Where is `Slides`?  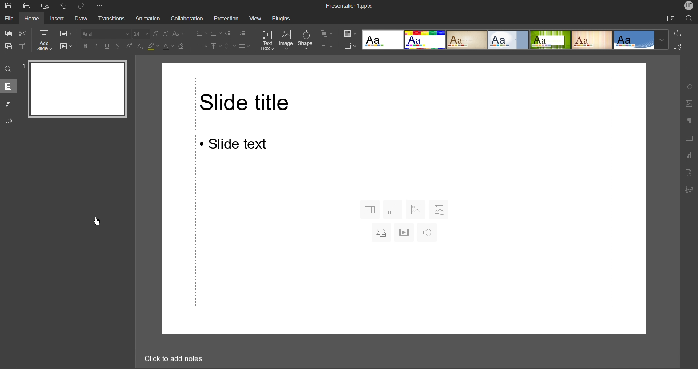
Slides is located at coordinates (9, 86).